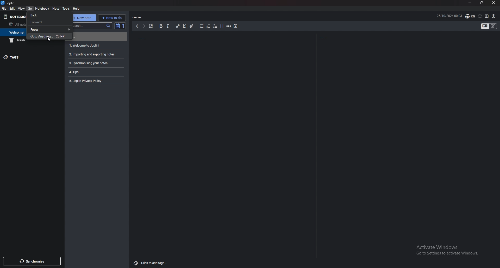  What do you see at coordinates (235, 26) in the screenshot?
I see `add time` at bounding box center [235, 26].